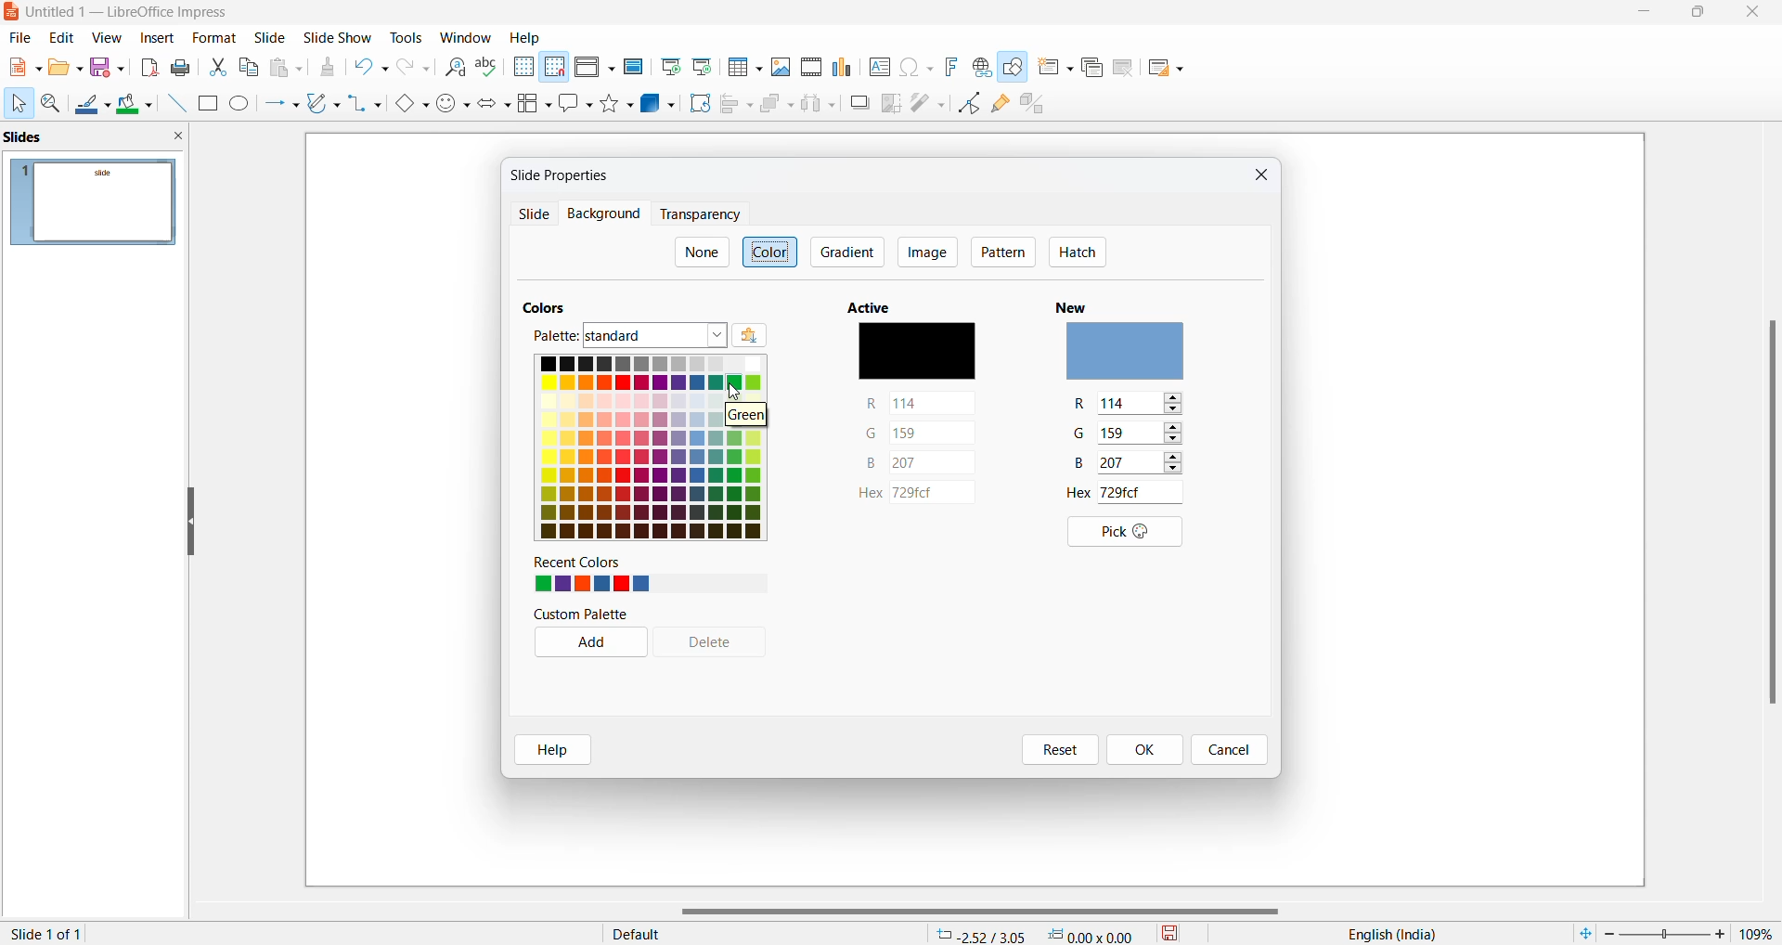 This screenshot has height=945, width=1782. What do you see at coordinates (922, 403) in the screenshot?
I see `red` at bounding box center [922, 403].